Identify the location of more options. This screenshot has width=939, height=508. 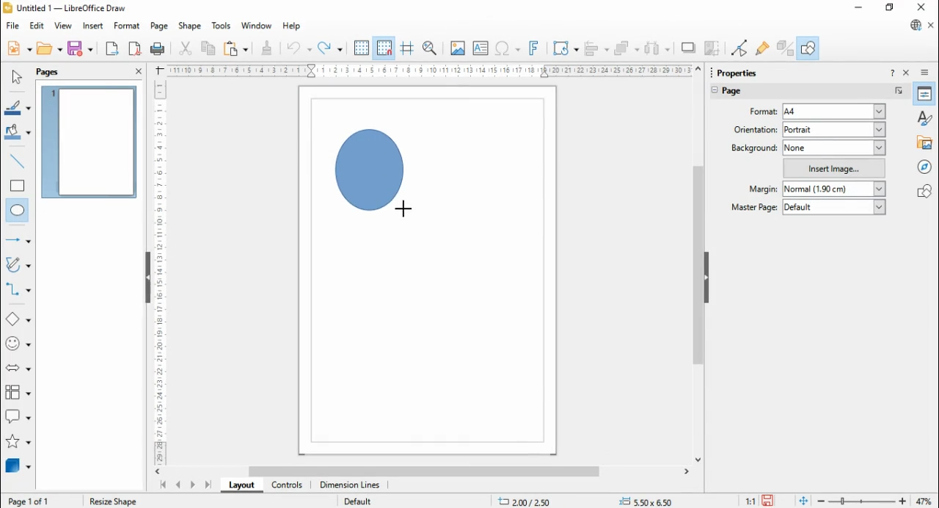
(899, 91).